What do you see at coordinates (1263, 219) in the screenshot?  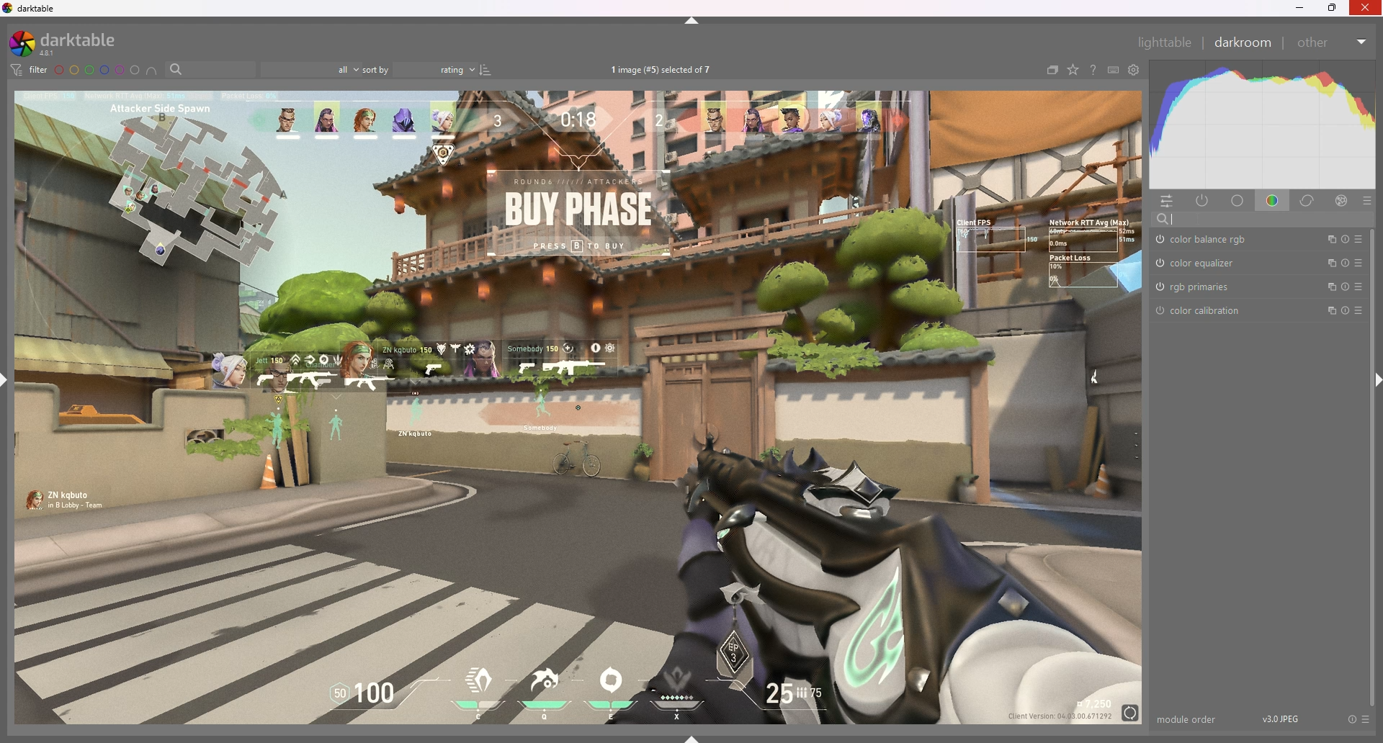 I see `search input` at bounding box center [1263, 219].